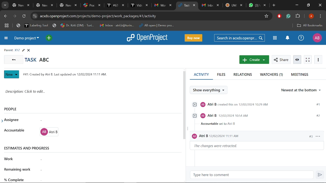 The image size is (326, 183). I want to click on Previous page, so click(6, 16).